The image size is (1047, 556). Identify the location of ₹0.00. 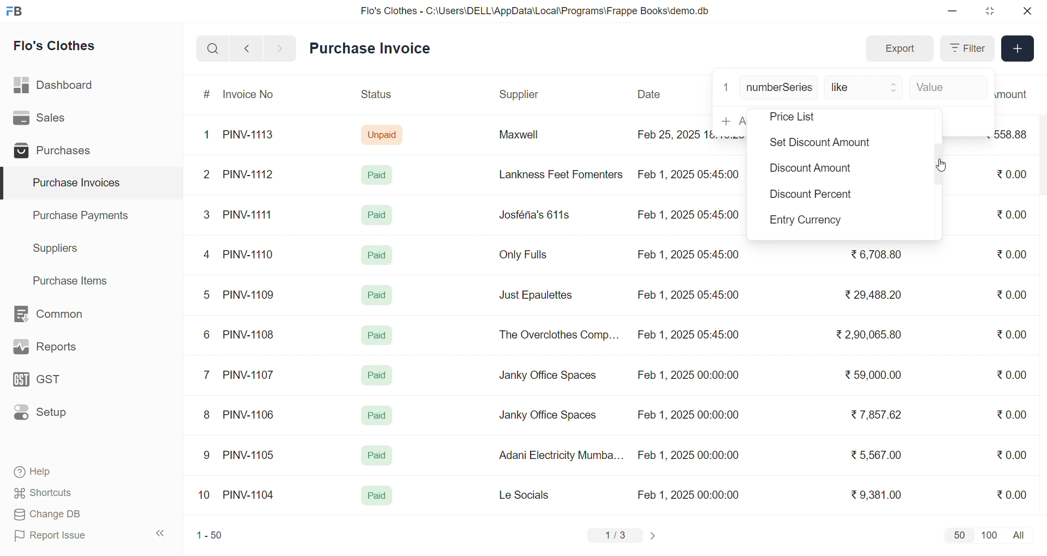
(1012, 414).